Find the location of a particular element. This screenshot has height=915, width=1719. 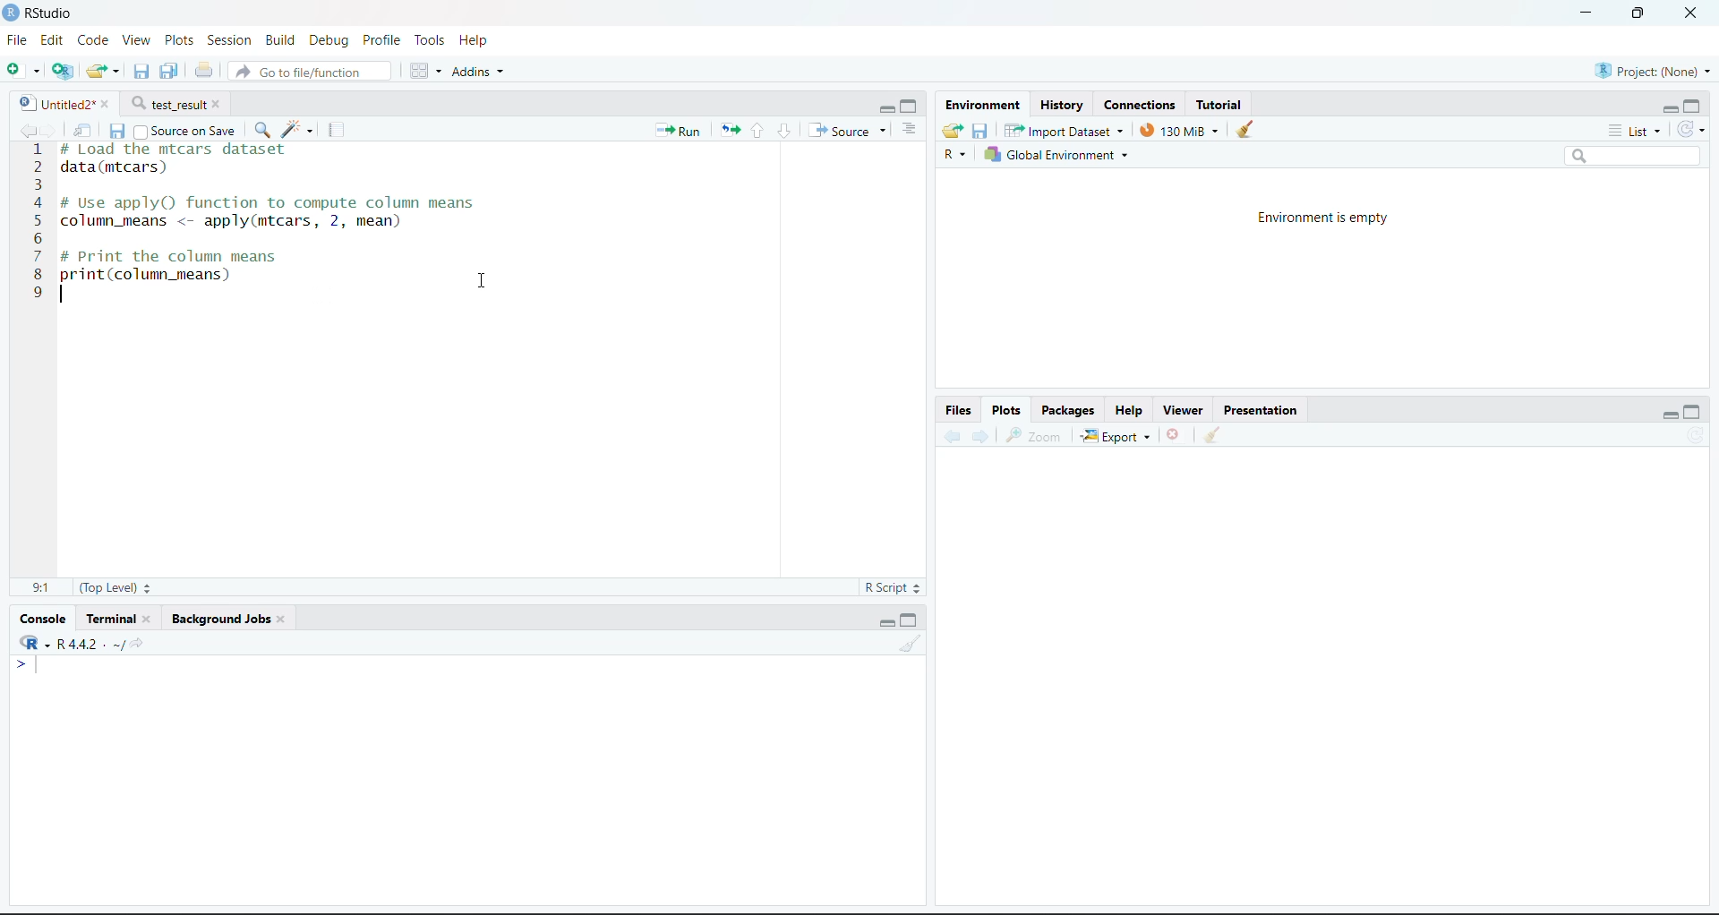

View is located at coordinates (133, 38).